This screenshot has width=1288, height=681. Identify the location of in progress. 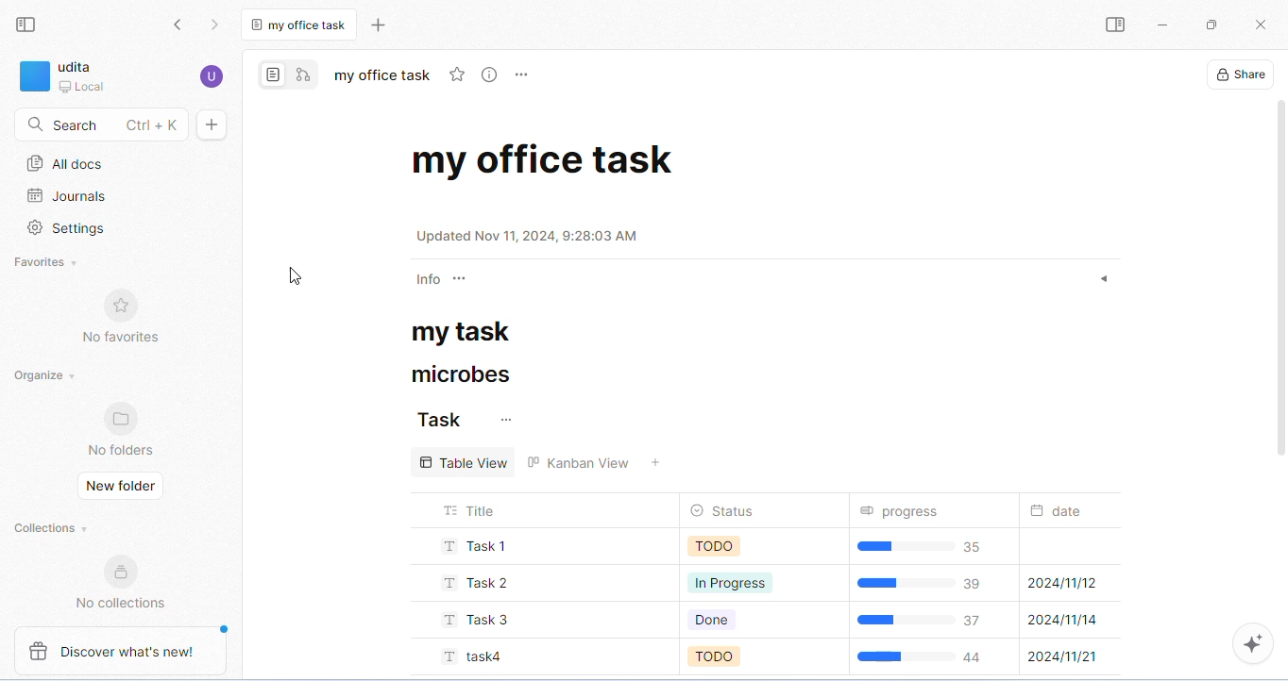
(734, 582).